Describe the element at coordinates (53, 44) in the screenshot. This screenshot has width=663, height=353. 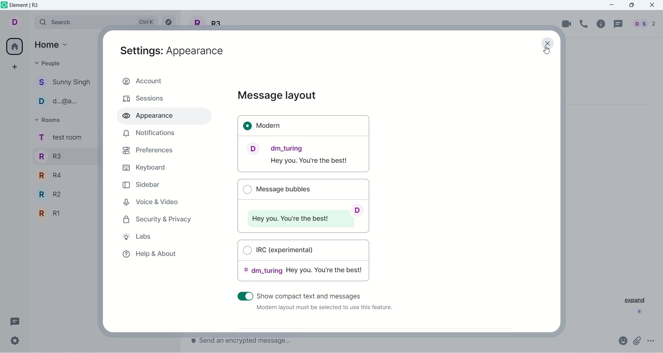
I see `home` at that location.